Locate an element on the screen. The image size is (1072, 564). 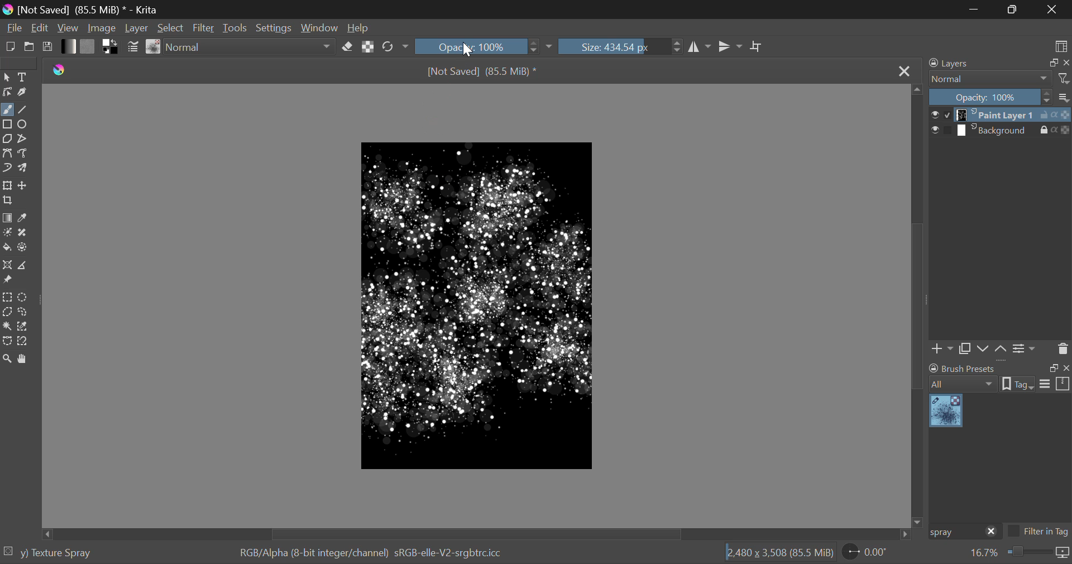
Save is located at coordinates (46, 46).